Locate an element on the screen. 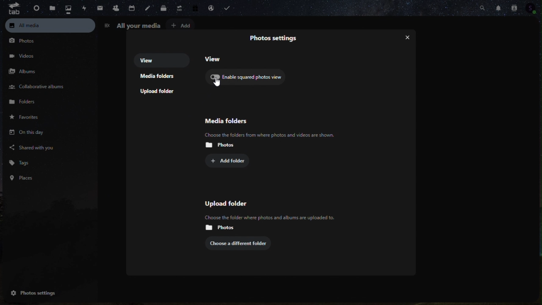 This screenshot has width=542, height=305. Upgrade is located at coordinates (179, 9).